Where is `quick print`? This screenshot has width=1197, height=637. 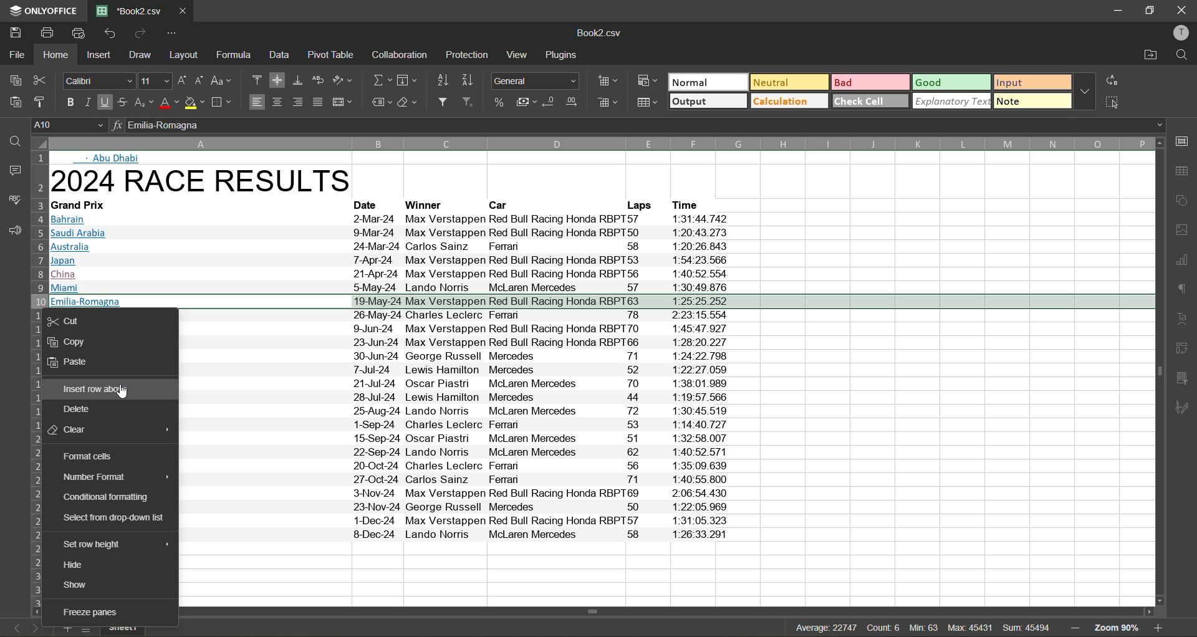
quick print is located at coordinates (79, 33).